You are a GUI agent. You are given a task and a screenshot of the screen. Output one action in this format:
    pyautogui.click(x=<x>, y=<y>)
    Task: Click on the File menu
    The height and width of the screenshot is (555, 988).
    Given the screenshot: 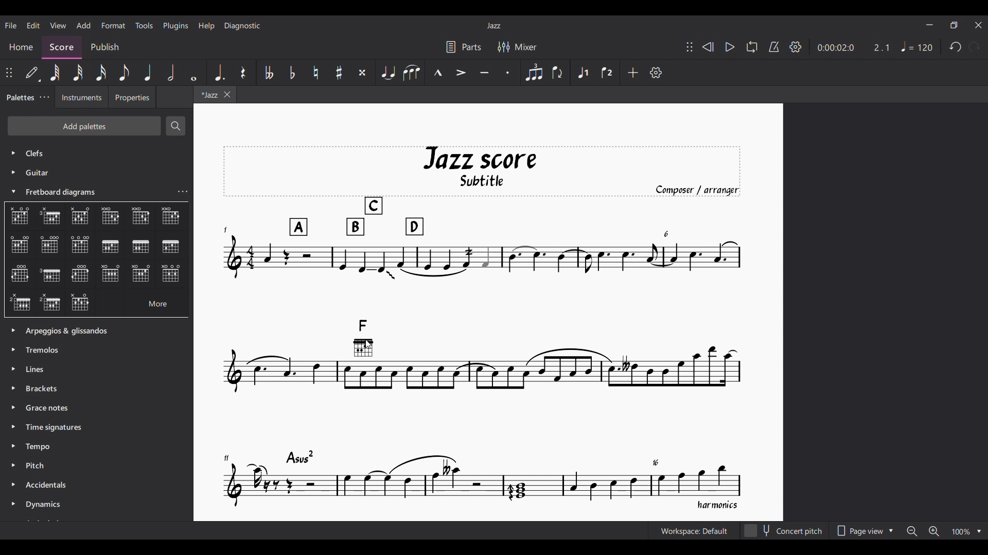 What is the action you would take?
    pyautogui.click(x=10, y=25)
    